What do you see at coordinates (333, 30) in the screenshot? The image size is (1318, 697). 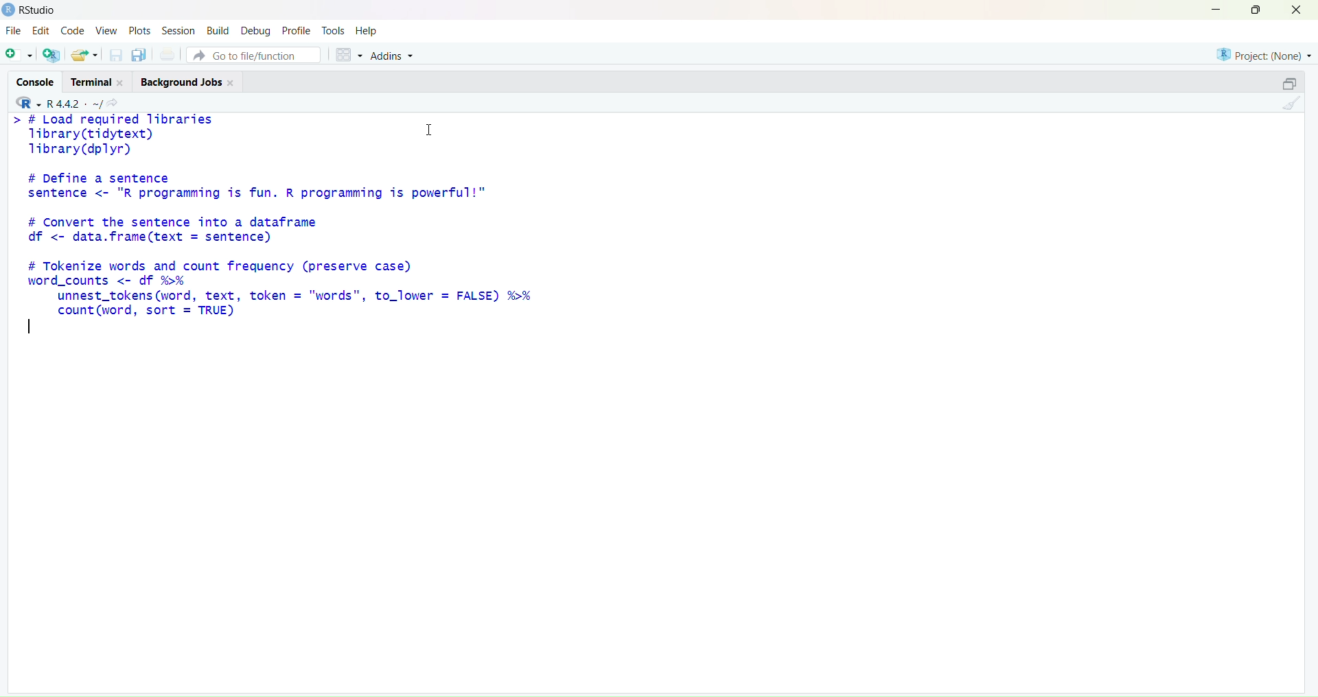 I see `tools` at bounding box center [333, 30].